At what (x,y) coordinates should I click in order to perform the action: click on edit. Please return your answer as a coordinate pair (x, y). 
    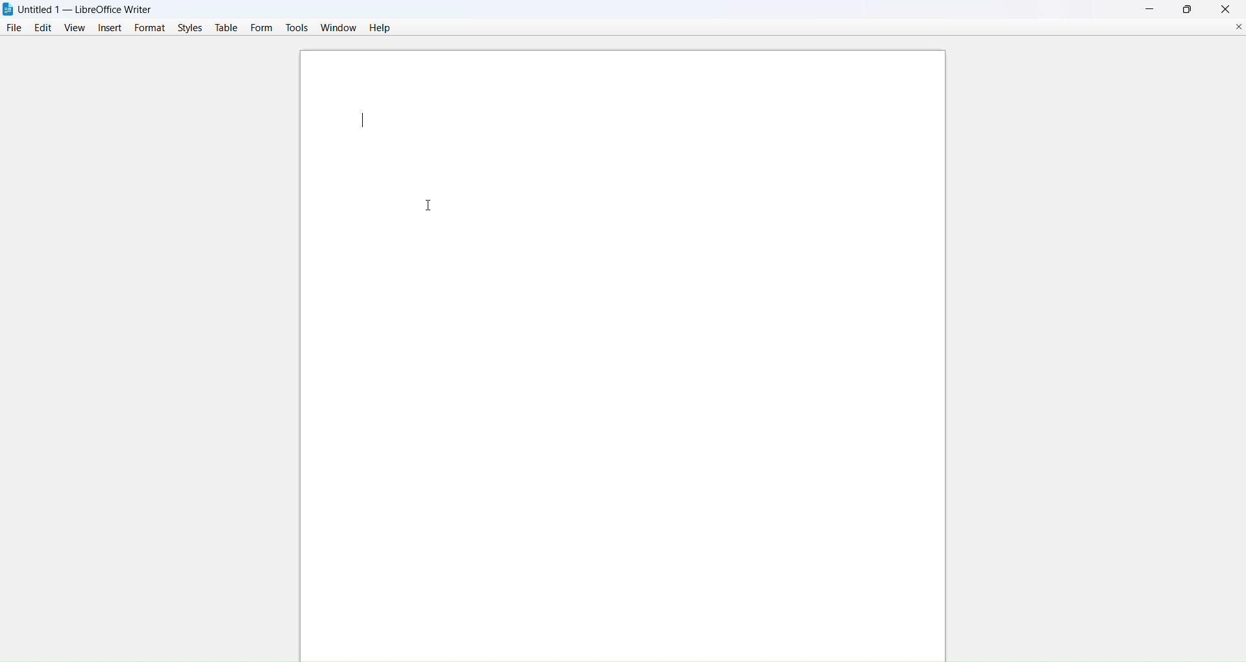
    Looking at the image, I should click on (45, 27).